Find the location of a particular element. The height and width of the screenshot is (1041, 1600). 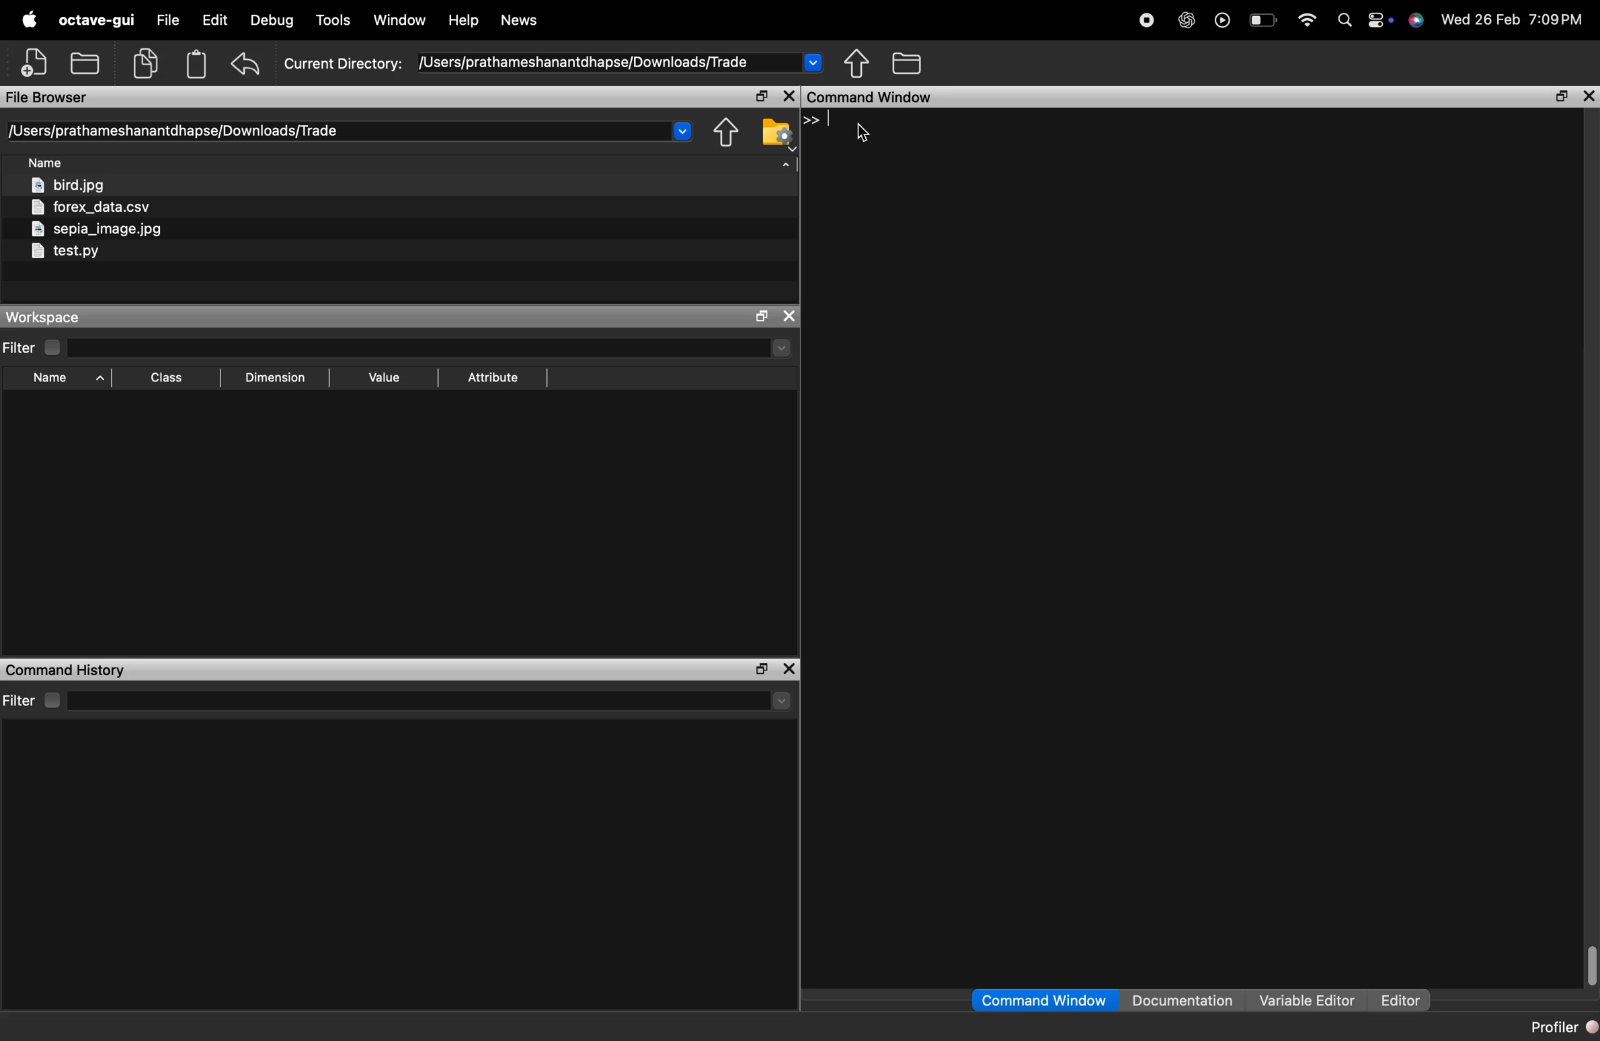

close is located at coordinates (790, 315).